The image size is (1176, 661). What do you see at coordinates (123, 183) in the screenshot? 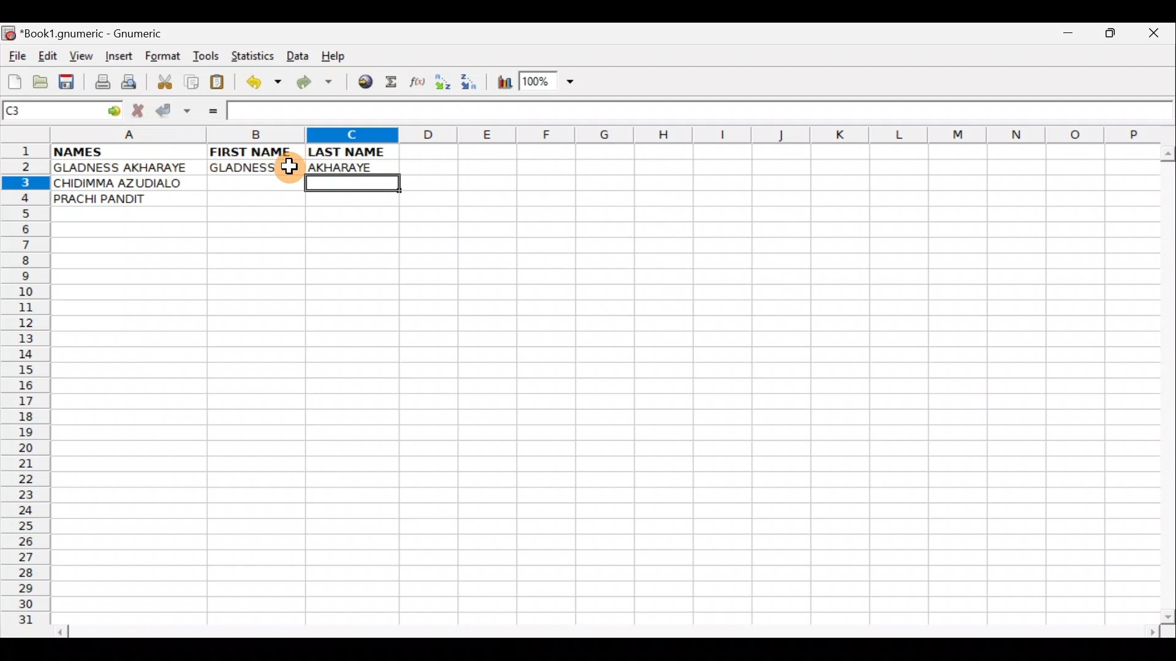
I see `CHIDIMMA AZUDIALO` at bounding box center [123, 183].